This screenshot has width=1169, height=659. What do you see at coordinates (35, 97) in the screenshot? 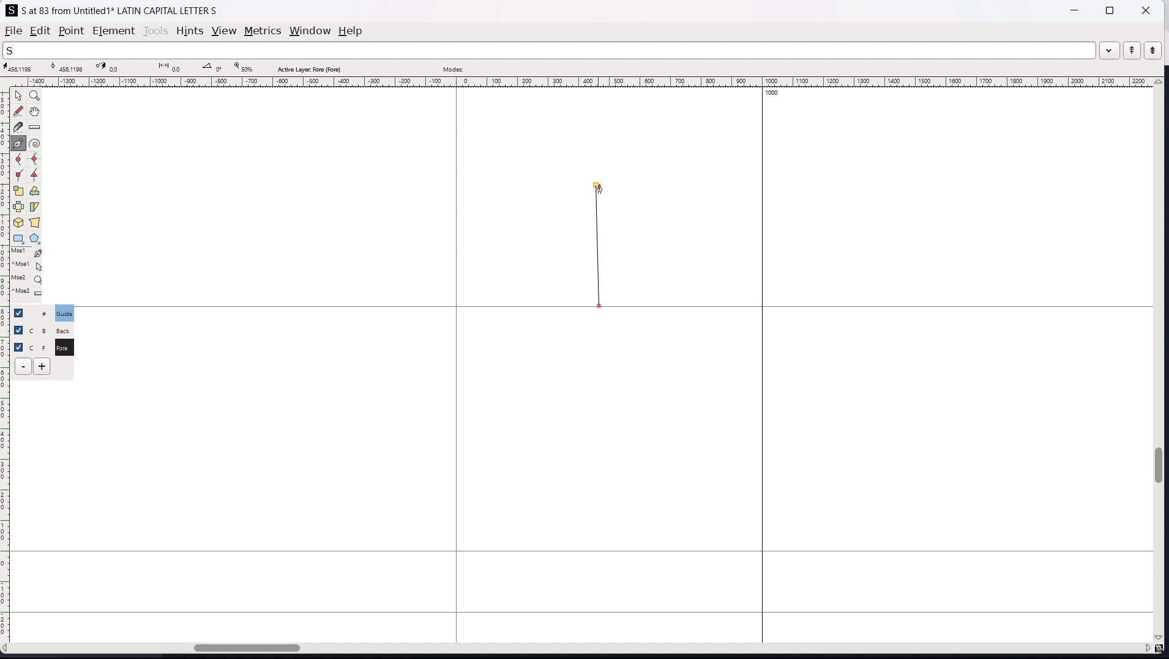
I see `magnify` at bounding box center [35, 97].